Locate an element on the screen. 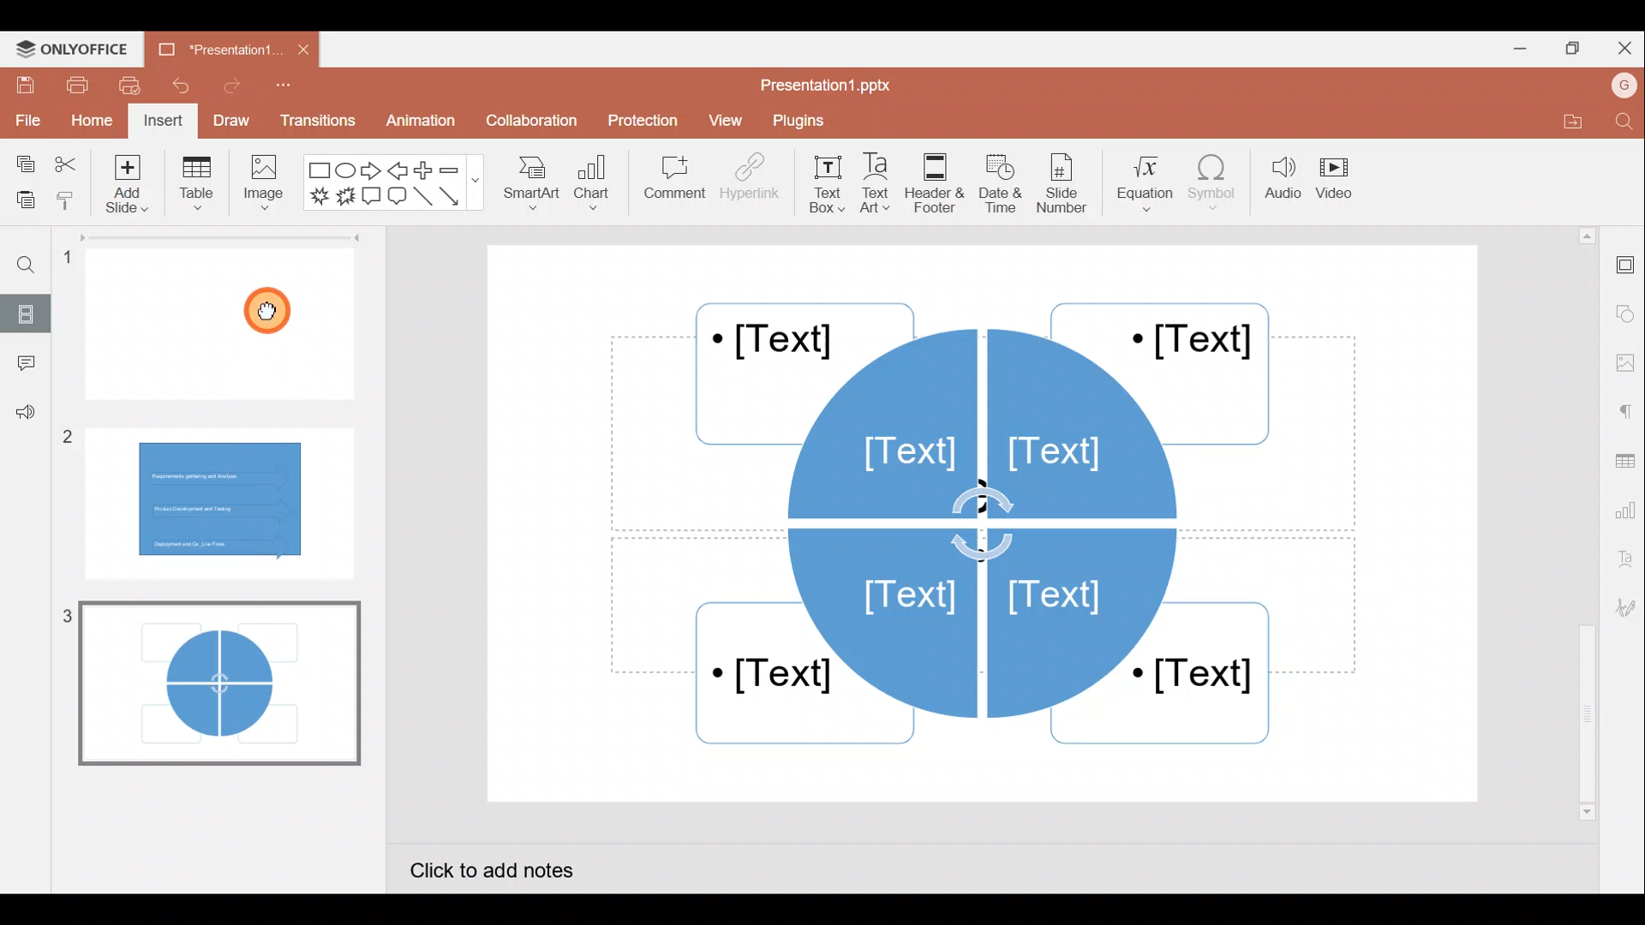 This screenshot has height=925, width=1645. Presentation1.pptx is located at coordinates (829, 86).